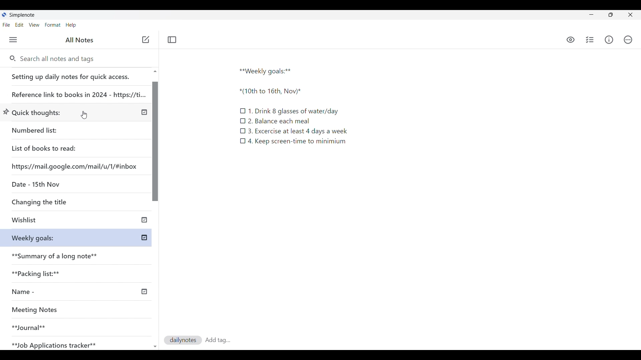 This screenshot has height=360, width=641. Describe the element at coordinates (79, 40) in the screenshot. I see `All notes` at that location.